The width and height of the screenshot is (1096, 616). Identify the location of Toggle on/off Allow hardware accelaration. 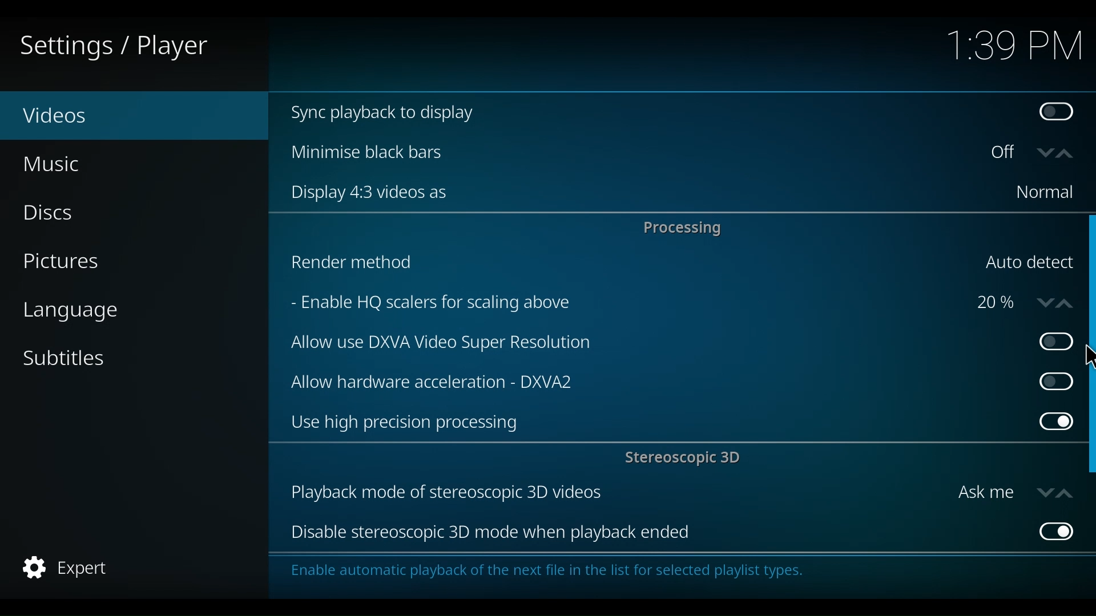
(1052, 381).